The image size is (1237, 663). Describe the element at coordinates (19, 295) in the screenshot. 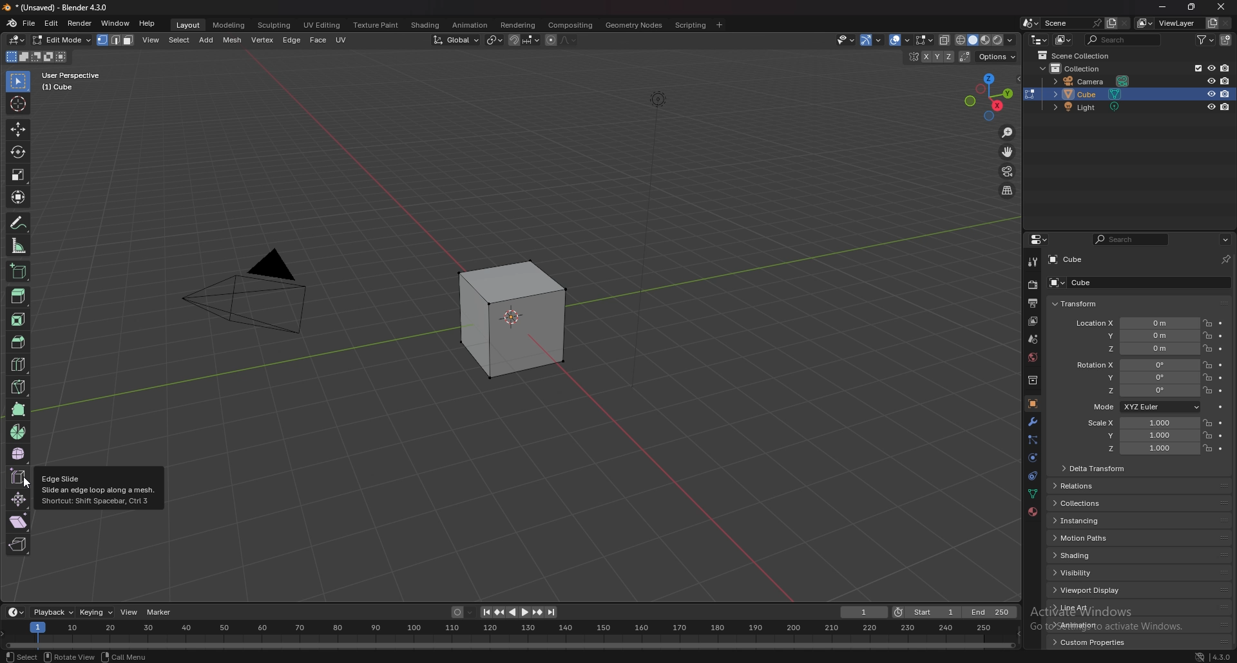

I see `extrude region` at that location.